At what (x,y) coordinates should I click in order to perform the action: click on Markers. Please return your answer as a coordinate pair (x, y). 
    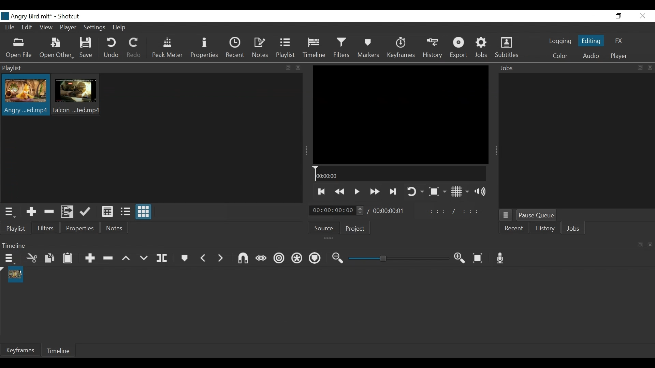
    Looking at the image, I should click on (185, 259).